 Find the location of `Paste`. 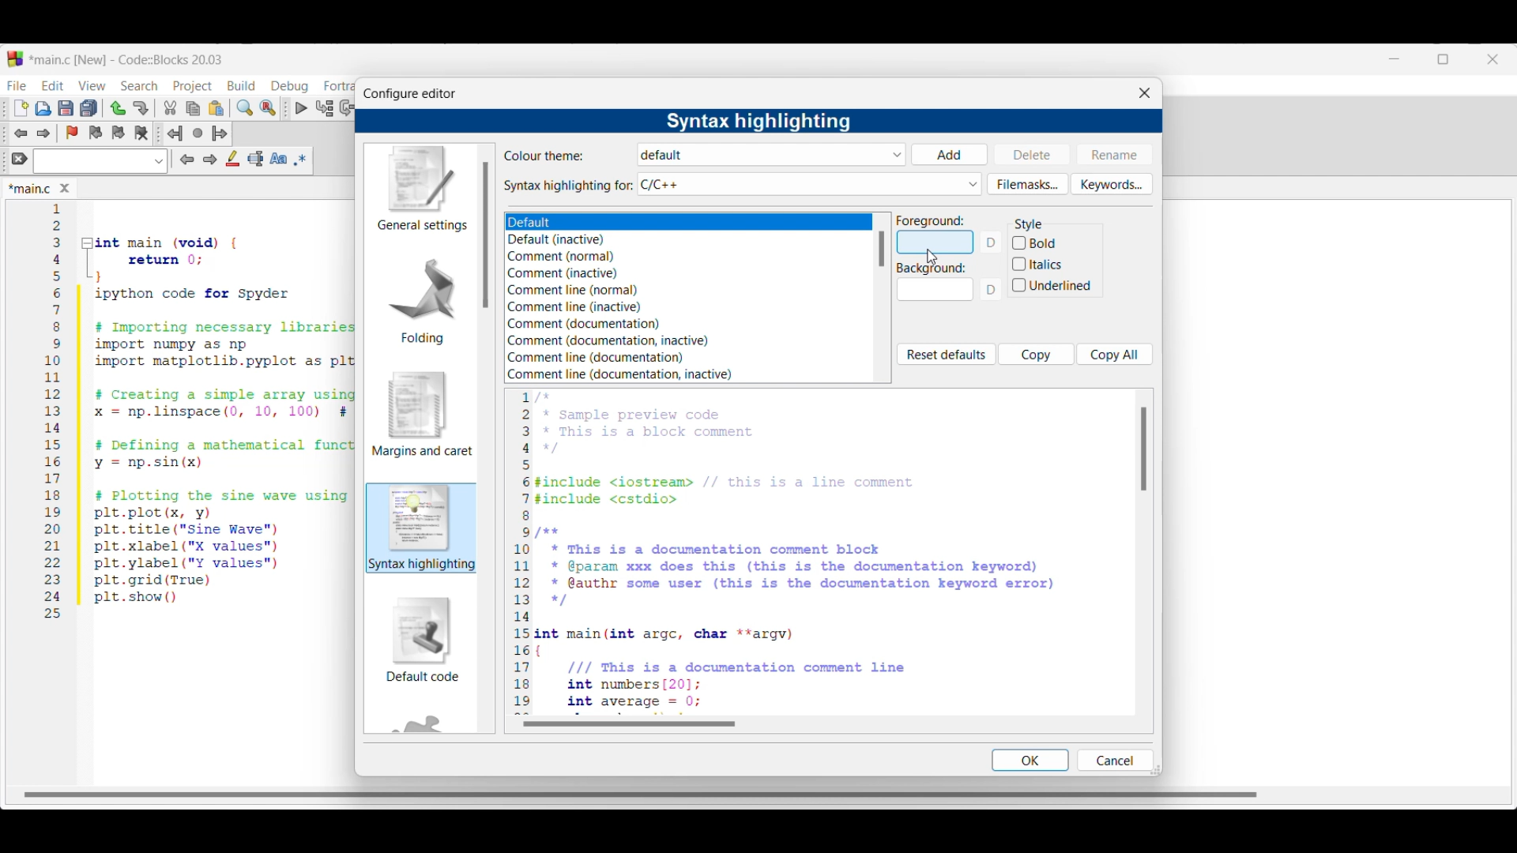

Paste is located at coordinates (216, 108).